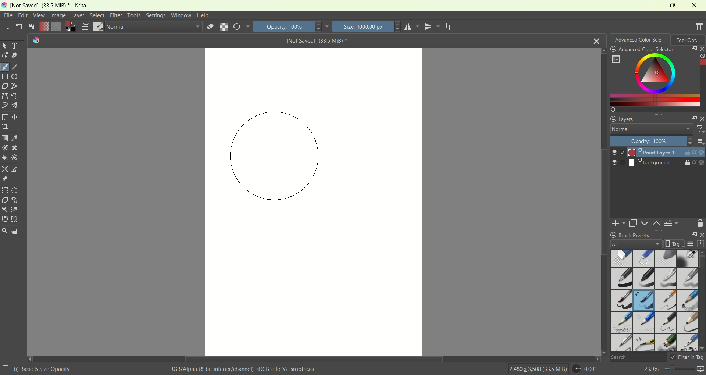 This screenshot has width=706, height=375. I want to click on freehand path, so click(16, 96).